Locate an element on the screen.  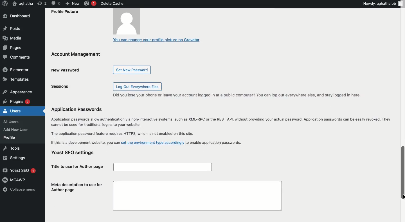
Collapse menu is located at coordinates (19, 190).